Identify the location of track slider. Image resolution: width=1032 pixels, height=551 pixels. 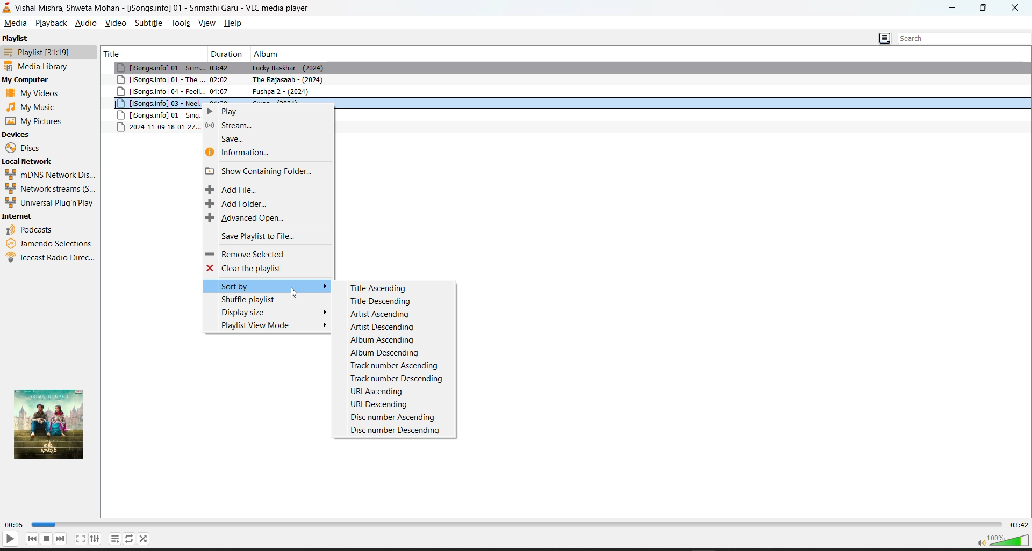
(514, 525).